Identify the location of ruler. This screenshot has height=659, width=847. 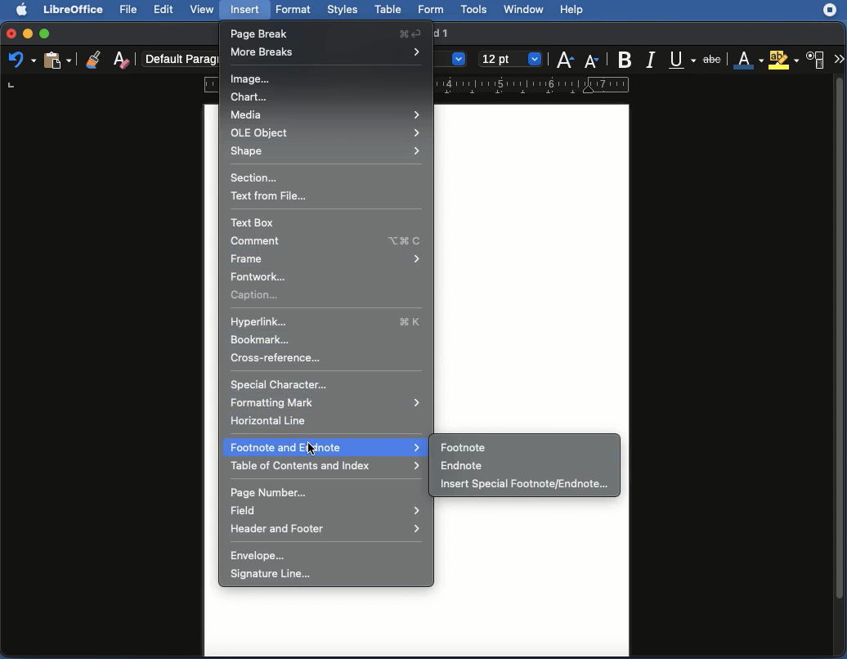
(540, 87).